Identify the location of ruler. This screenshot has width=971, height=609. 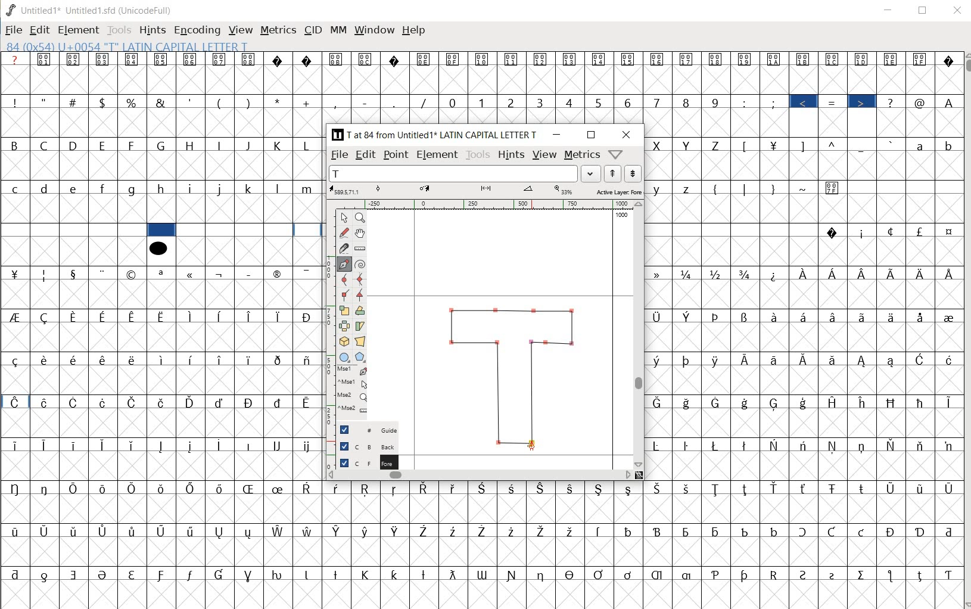
(328, 314).